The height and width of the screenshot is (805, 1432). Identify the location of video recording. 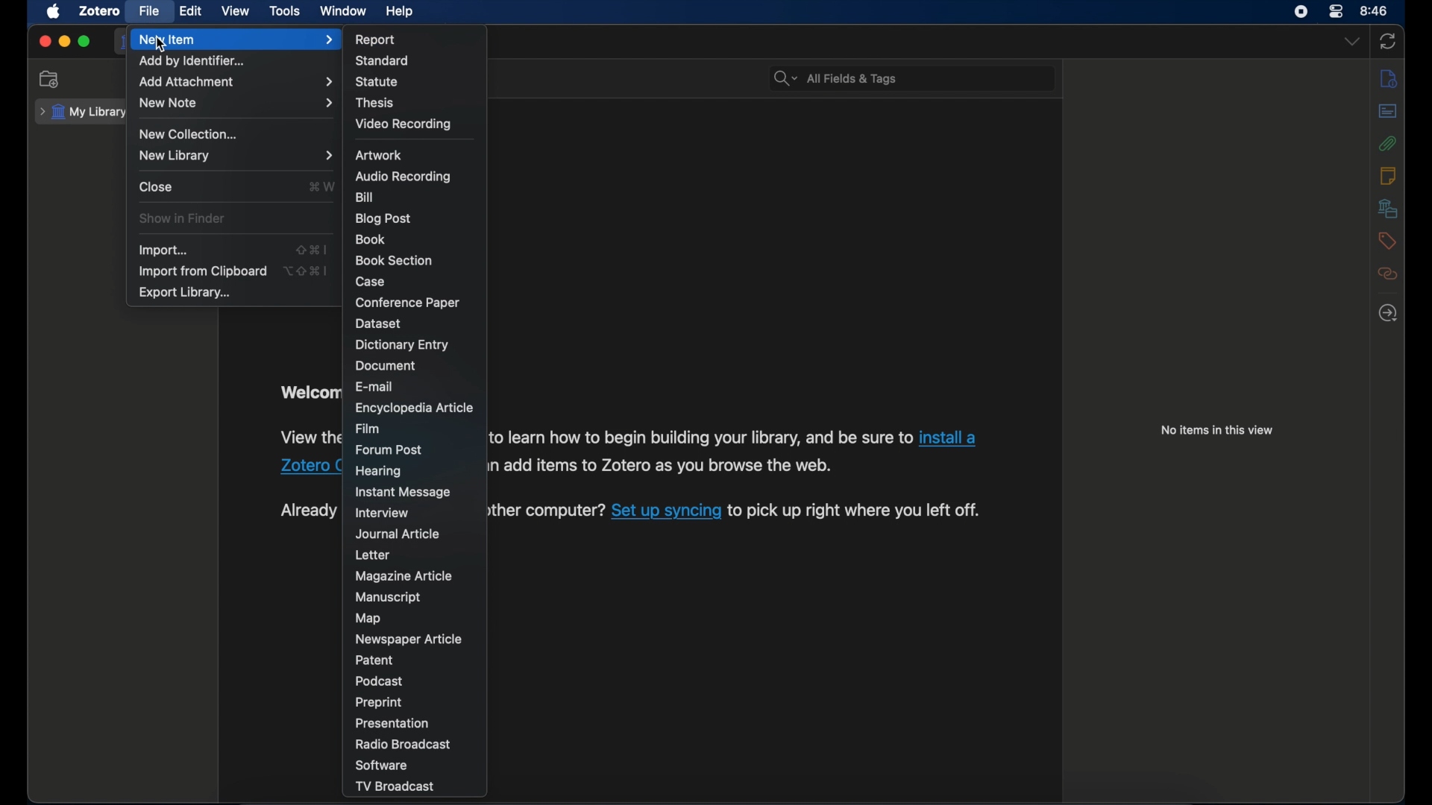
(403, 124).